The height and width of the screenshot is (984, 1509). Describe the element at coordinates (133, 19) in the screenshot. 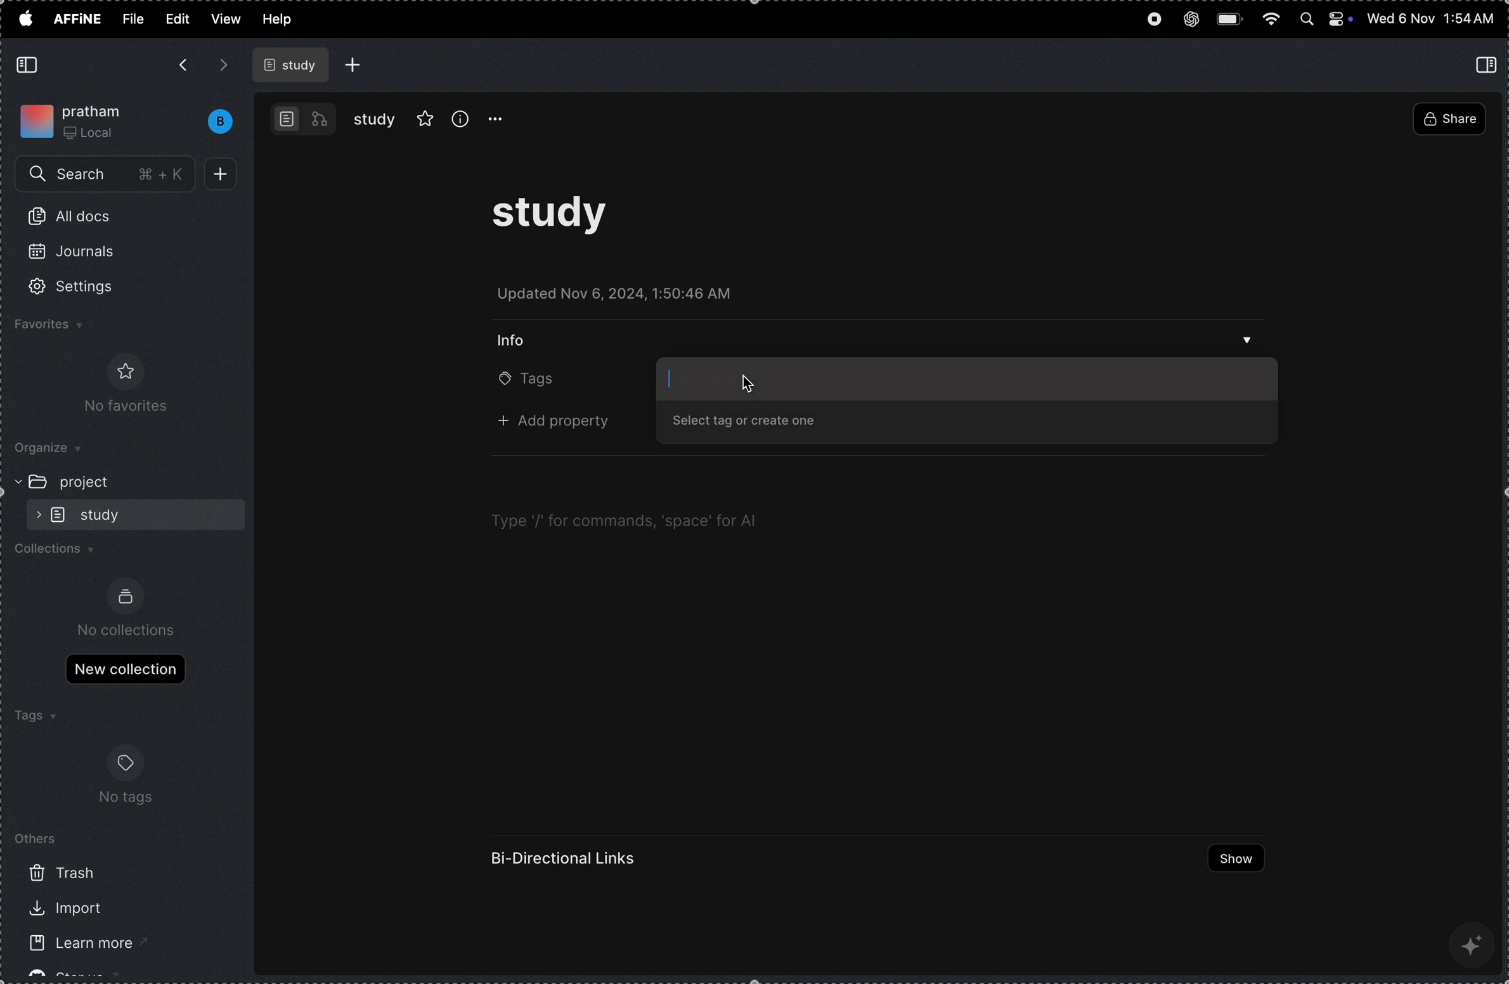

I see `file` at that location.